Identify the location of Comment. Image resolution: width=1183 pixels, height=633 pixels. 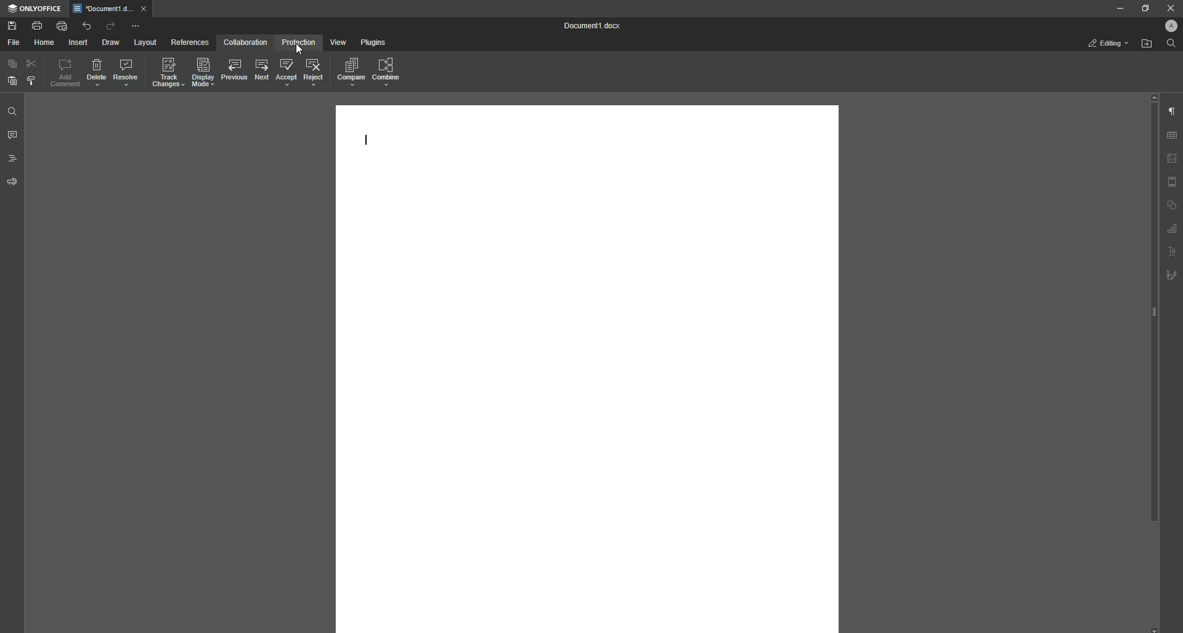
(13, 136).